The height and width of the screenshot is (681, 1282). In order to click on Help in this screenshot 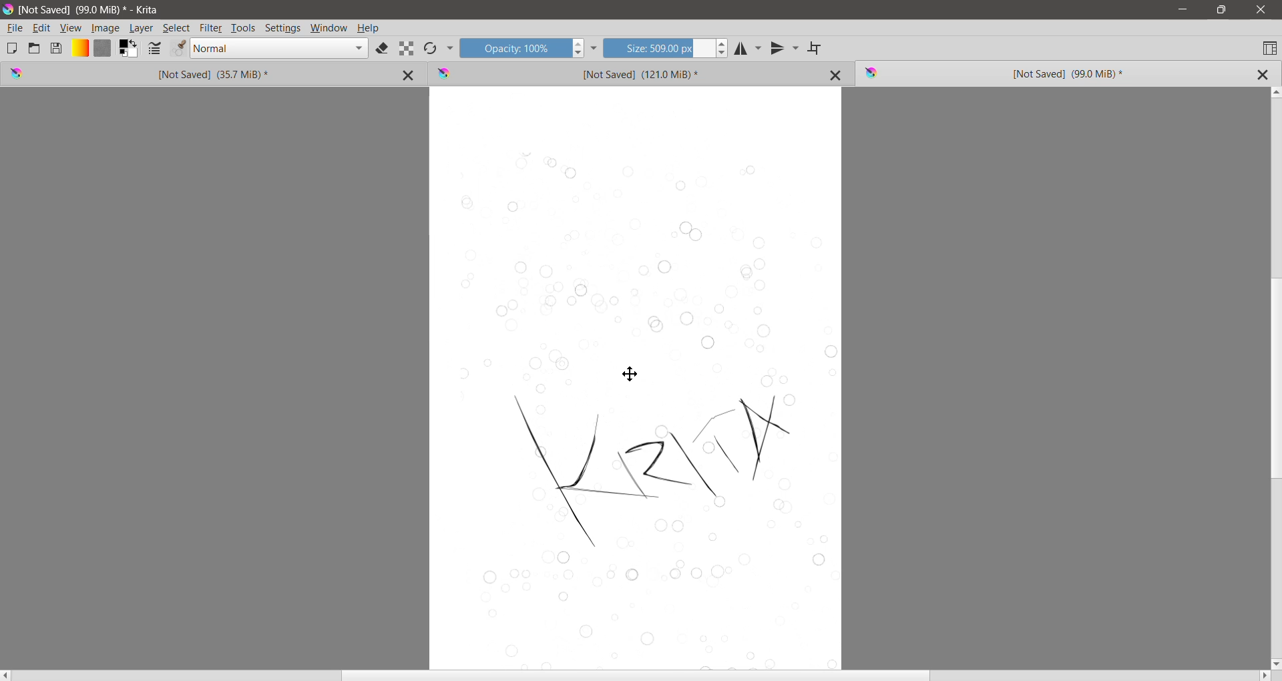, I will do `click(368, 29)`.